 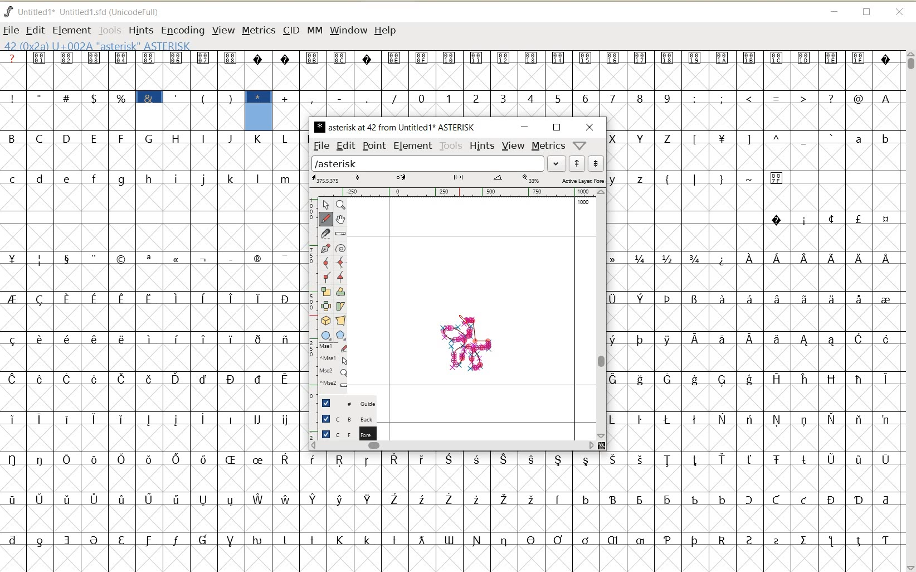 I want to click on RESTORE, so click(x=867, y=12).